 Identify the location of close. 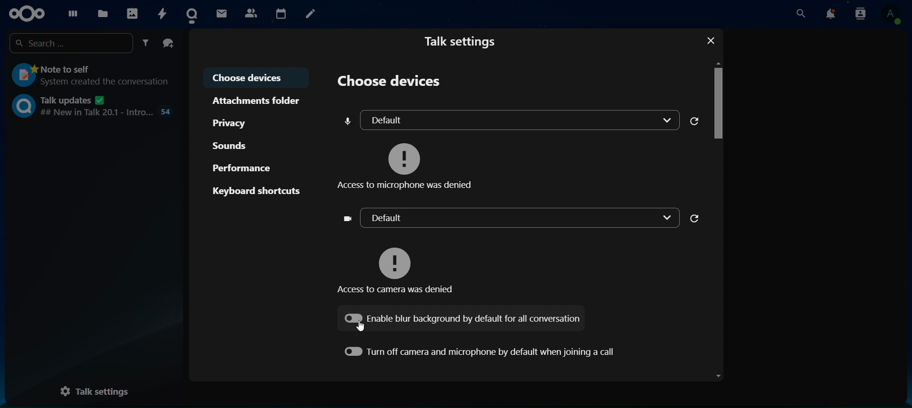
(712, 40).